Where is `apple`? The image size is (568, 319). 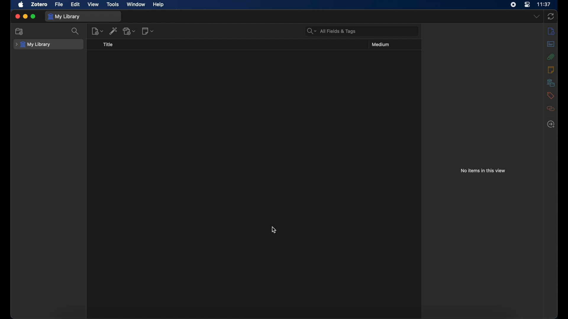 apple is located at coordinates (21, 4).